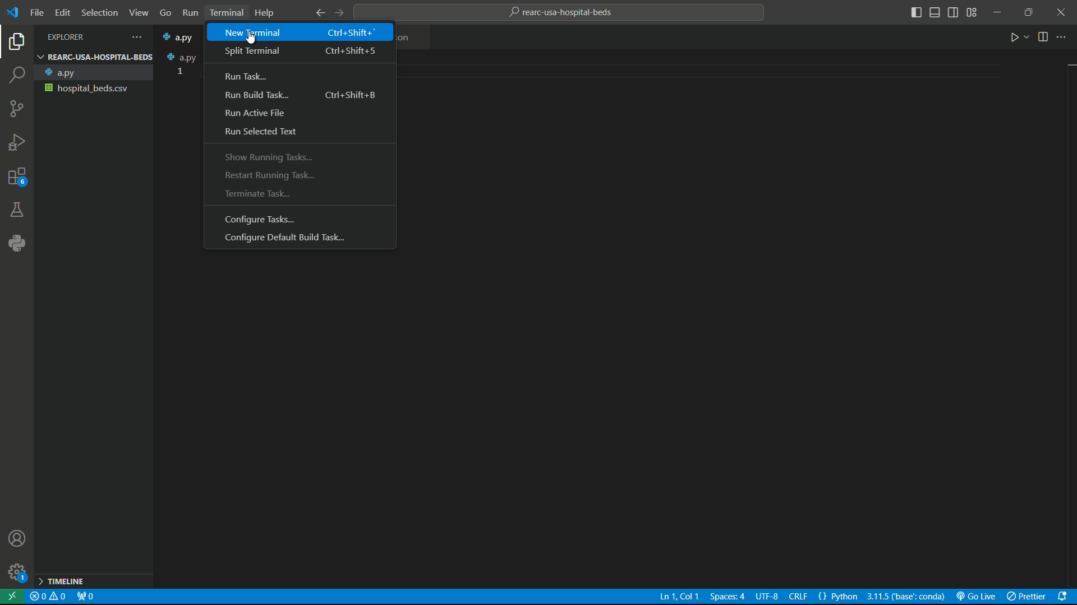  I want to click on select language mode, so click(839, 597).